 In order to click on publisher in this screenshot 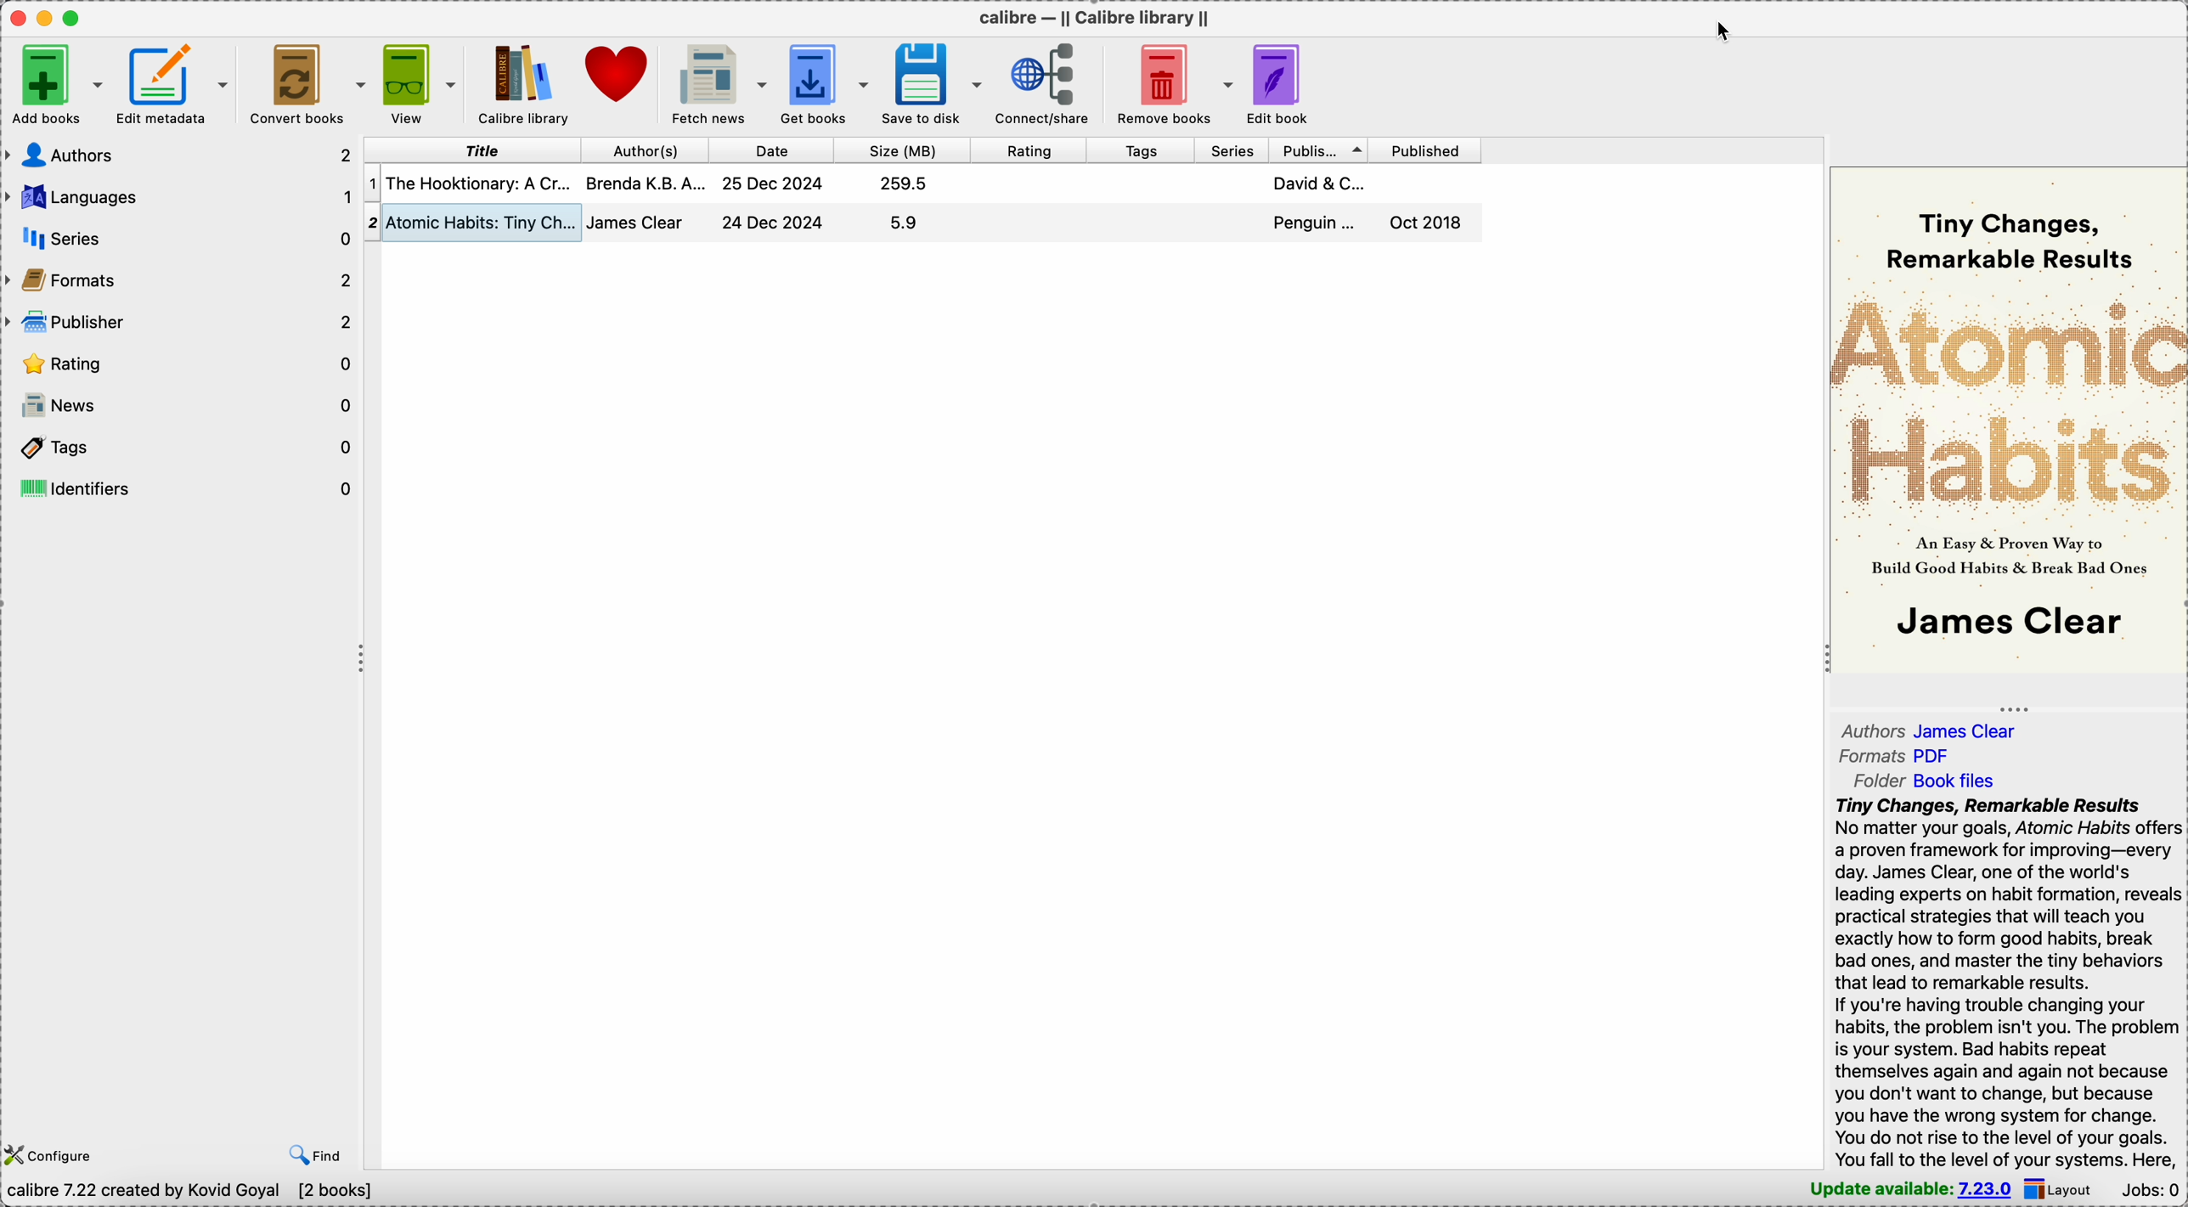, I will do `click(182, 321)`.